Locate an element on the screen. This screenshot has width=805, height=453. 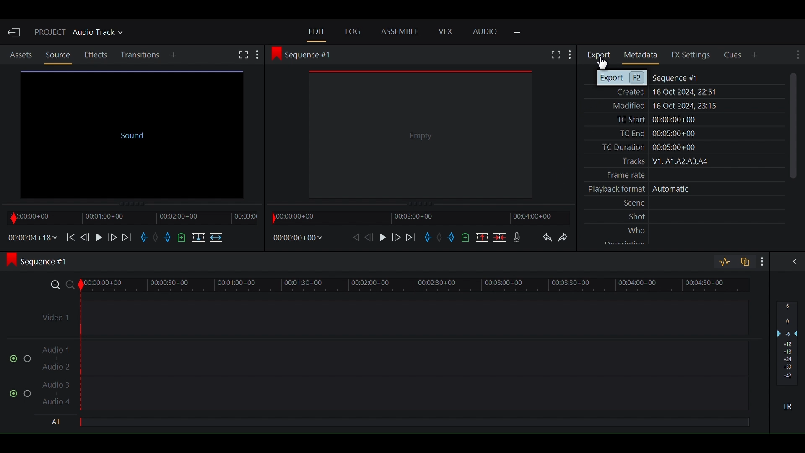
Undo is located at coordinates (547, 239).